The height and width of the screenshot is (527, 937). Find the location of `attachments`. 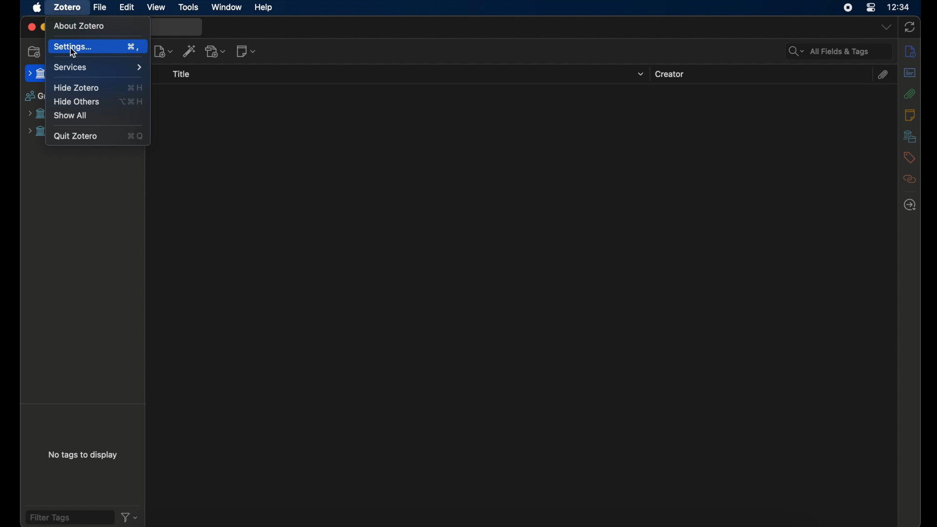

attachments is located at coordinates (884, 75).